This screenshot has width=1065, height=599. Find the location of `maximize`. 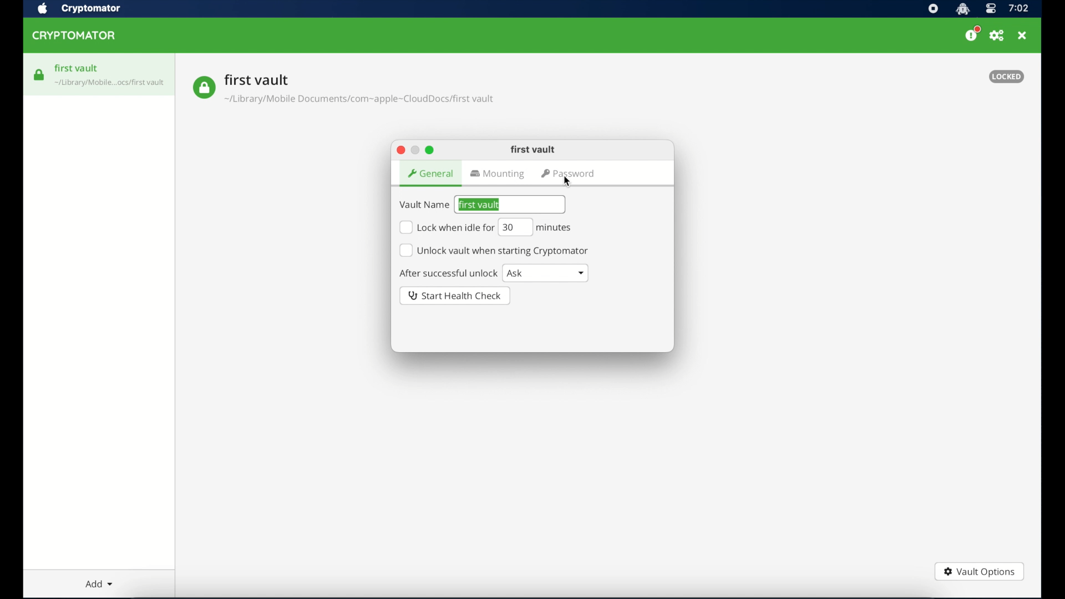

maximize is located at coordinates (430, 150).